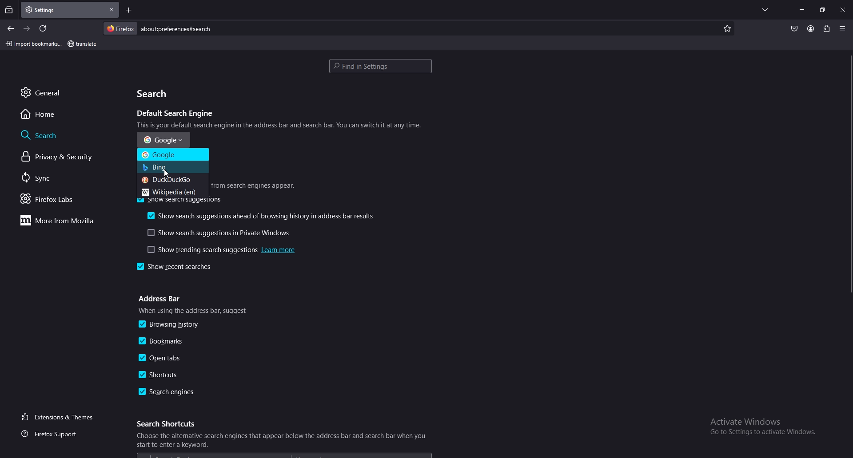 The height and width of the screenshot is (458, 853). Describe the element at coordinates (67, 134) in the screenshot. I see `search` at that location.